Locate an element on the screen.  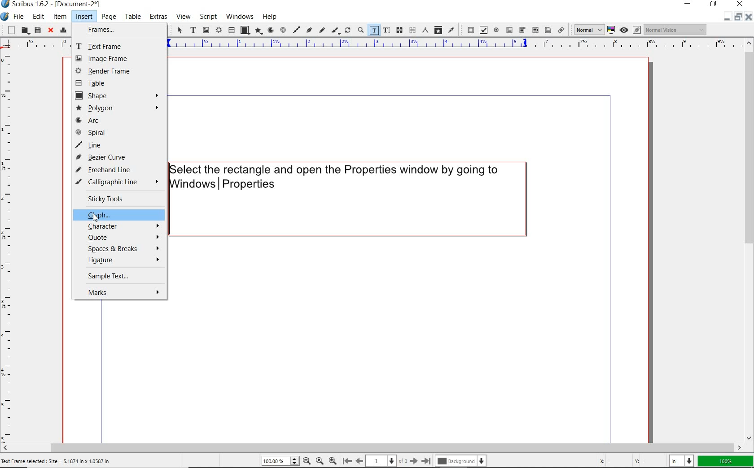
new is located at coordinates (9, 30).